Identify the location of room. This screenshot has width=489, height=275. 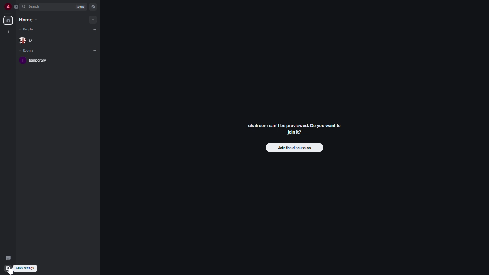
(37, 61).